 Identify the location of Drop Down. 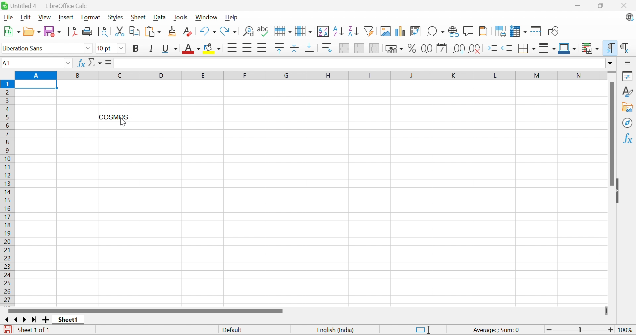
(121, 48).